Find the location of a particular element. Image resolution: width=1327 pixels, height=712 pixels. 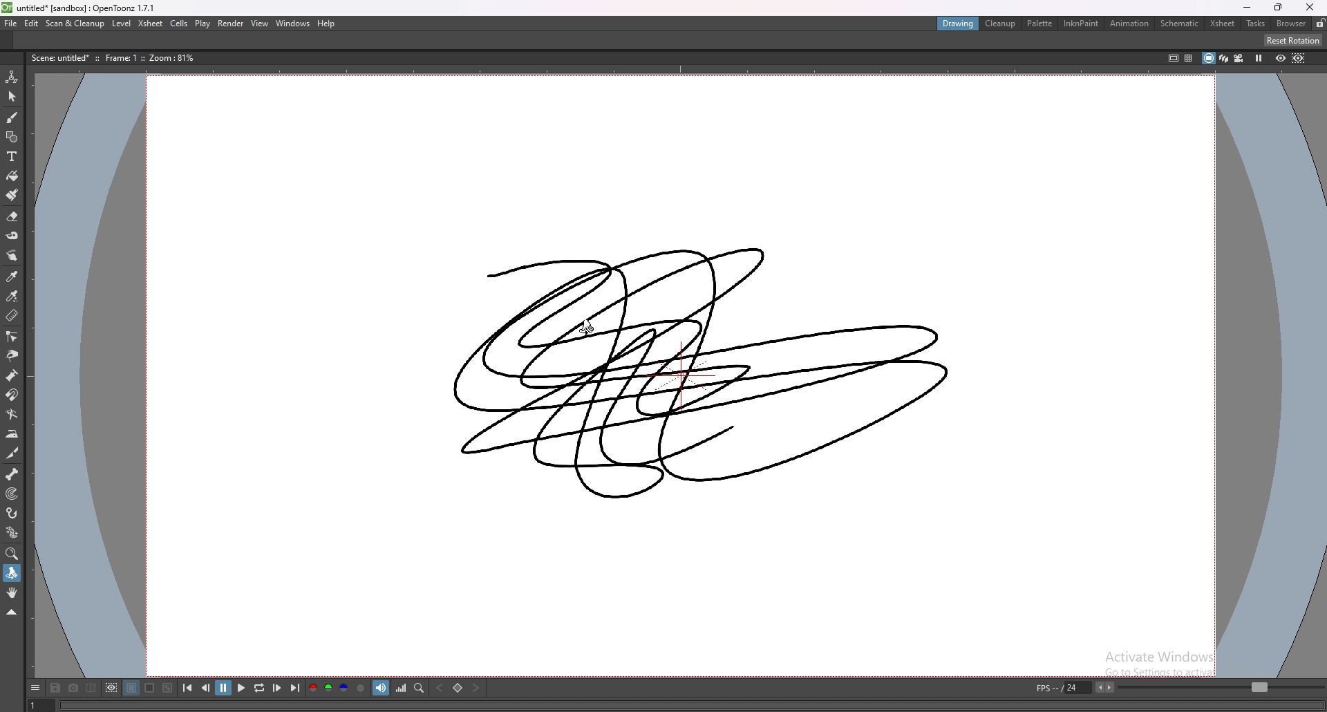

blue channel is located at coordinates (343, 688).